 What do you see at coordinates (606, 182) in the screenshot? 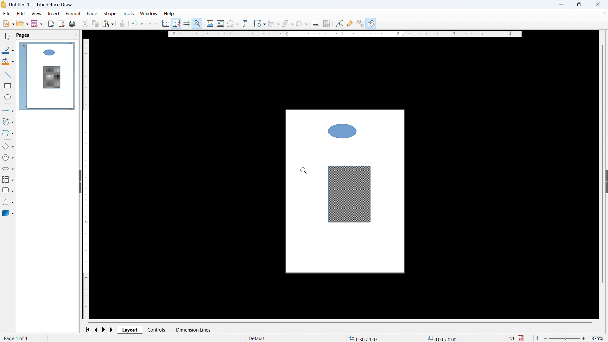
I see `Expand panel ` at bounding box center [606, 182].